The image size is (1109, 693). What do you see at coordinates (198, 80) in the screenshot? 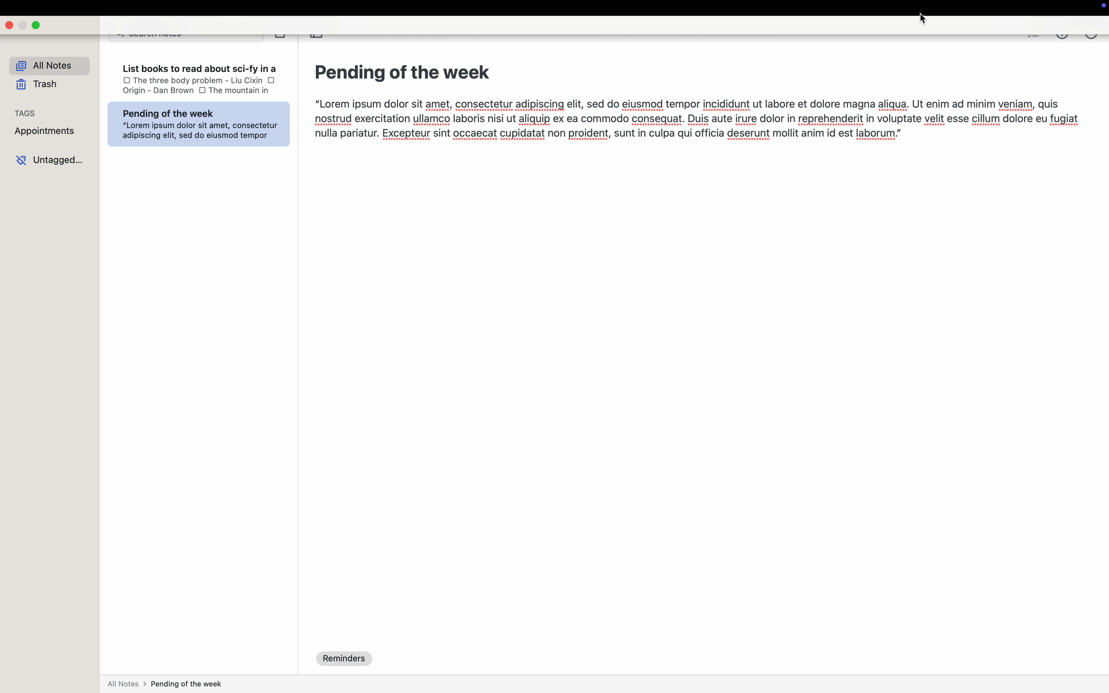
I see `the three body problem-liu cixin` at bounding box center [198, 80].